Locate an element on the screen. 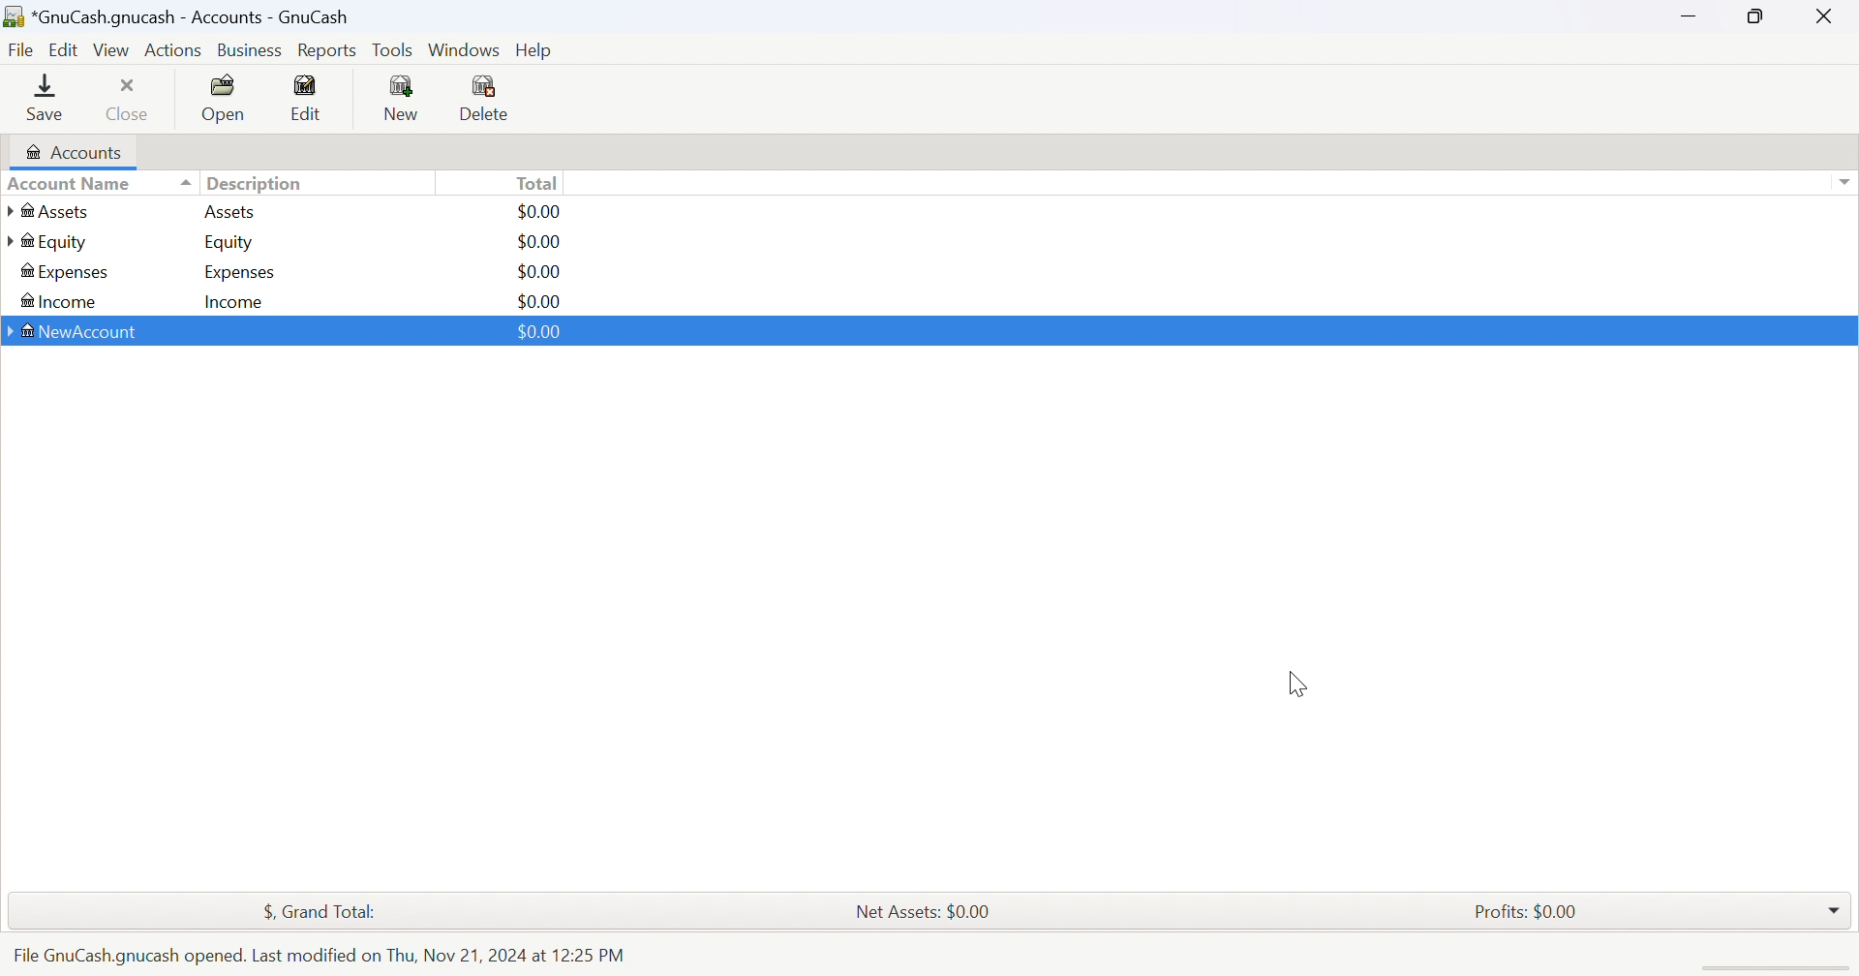 The width and height of the screenshot is (1859, 976). Close is located at coordinates (1825, 15).